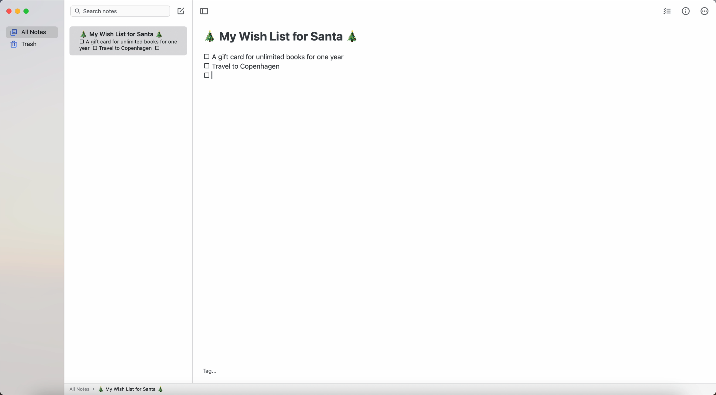 The image size is (716, 395). I want to click on A gift card for unlimited books for one year, so click(280, 56).